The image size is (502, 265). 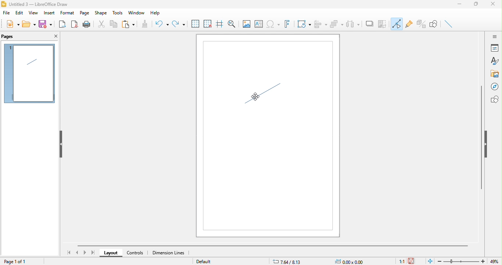 I want to click on view, so click(x=32, y=14).